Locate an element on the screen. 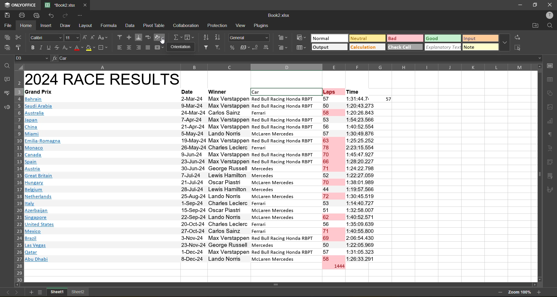  text is located at coordinates (551, 148).